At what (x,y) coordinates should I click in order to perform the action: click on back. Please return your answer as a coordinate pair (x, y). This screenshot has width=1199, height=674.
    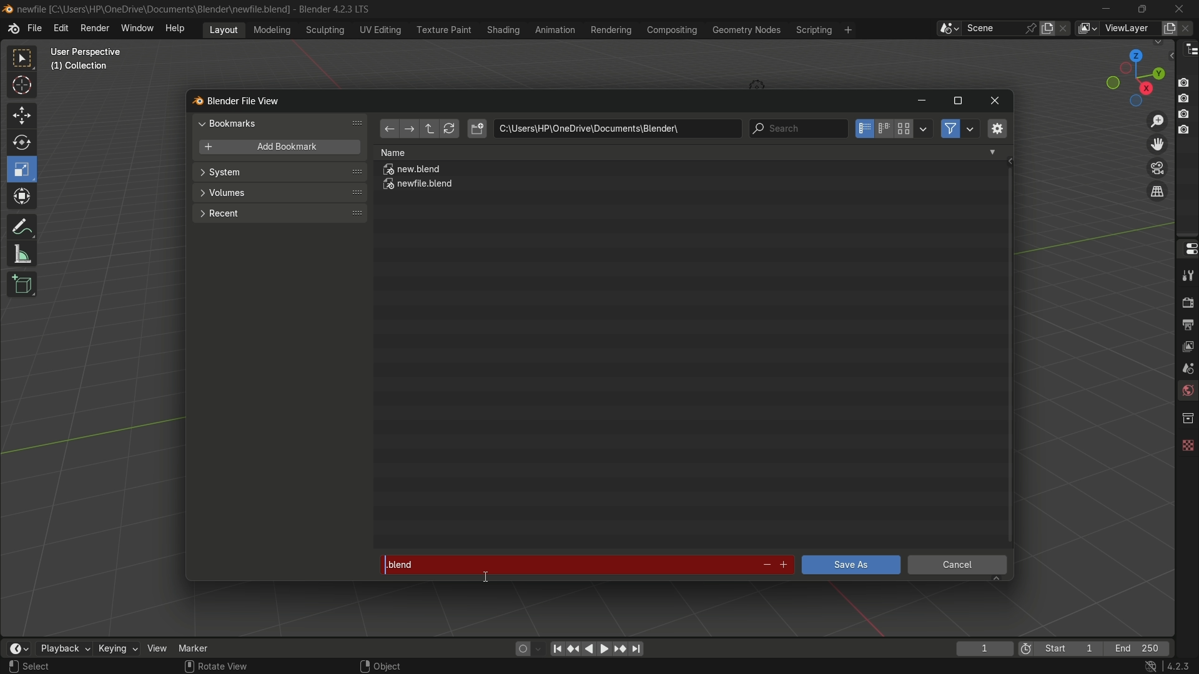
    Looking at the image, I should click on (388, 130).